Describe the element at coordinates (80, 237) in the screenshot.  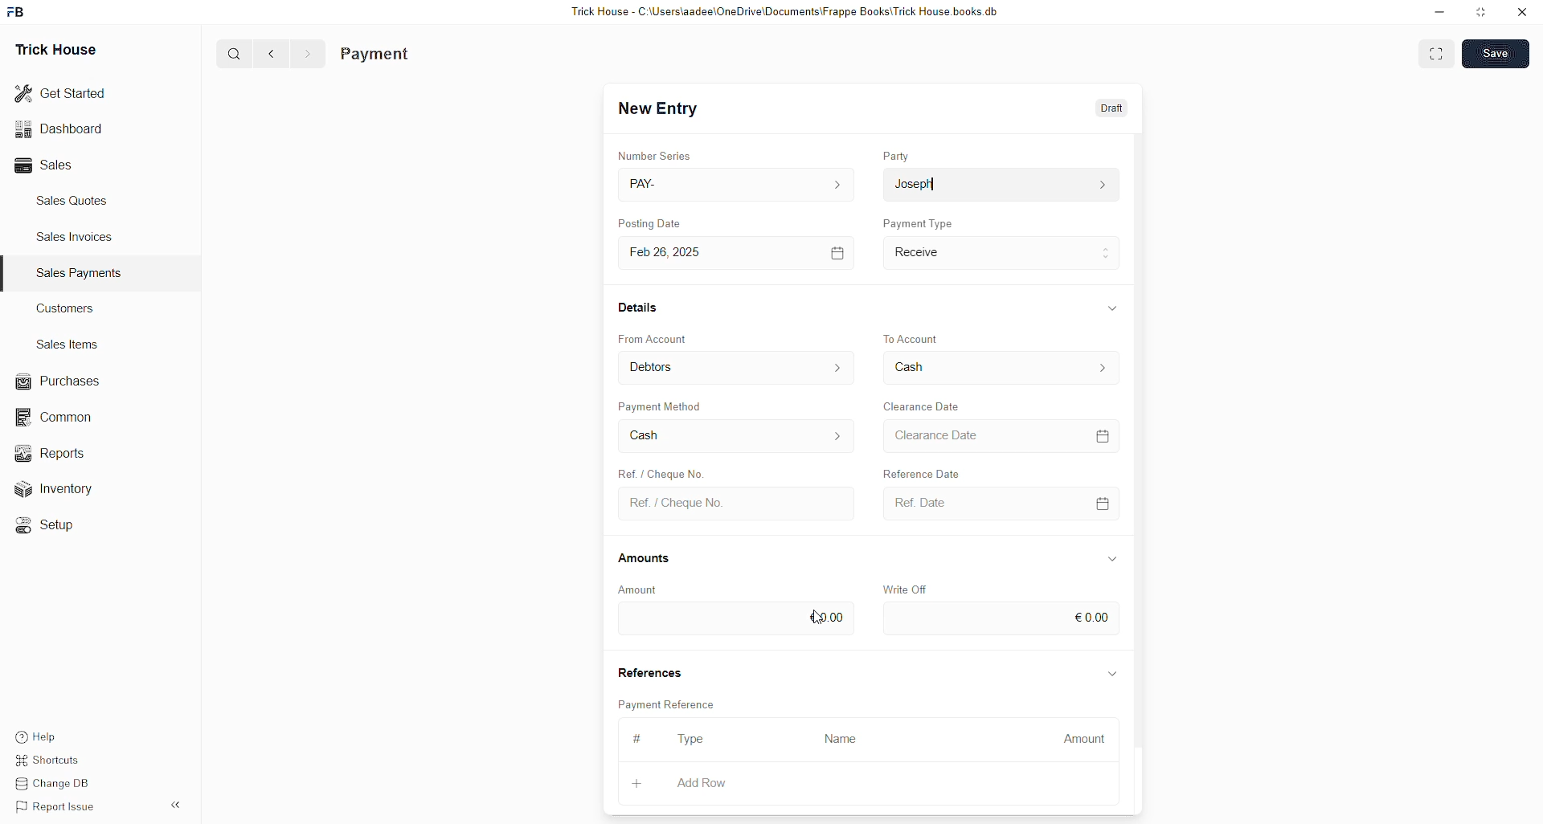
I see `Sales Invoices` at that location.